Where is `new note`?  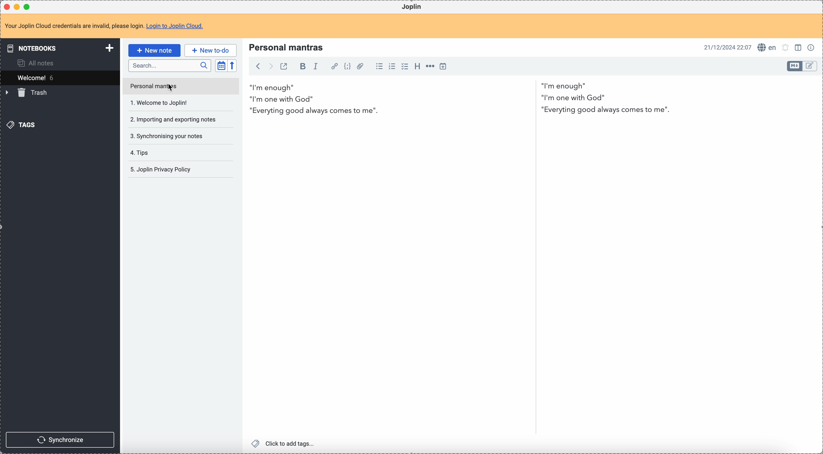 new note is located at coordinates (154, 50).